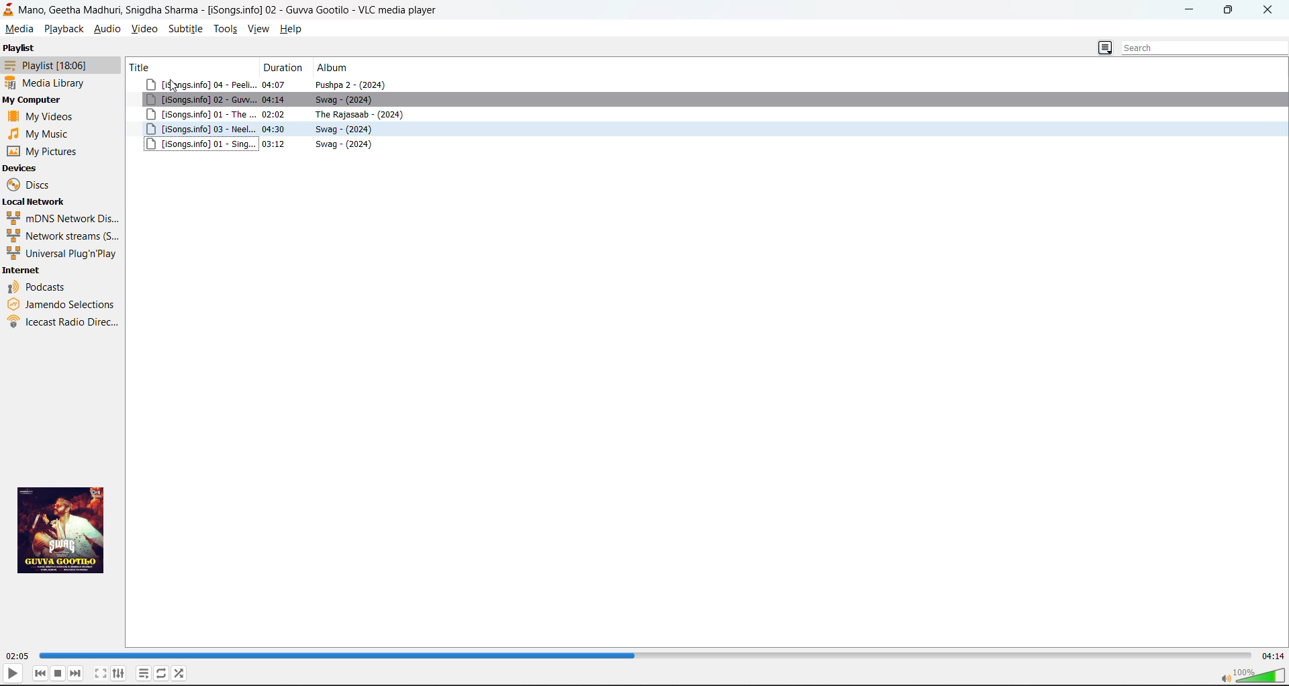 Image resolution: width=1289 pixels, height=686 pixels. What do you see at coordinates (64, 30) in the screenshot?
I see `playback` at bounding box center [64, 30].